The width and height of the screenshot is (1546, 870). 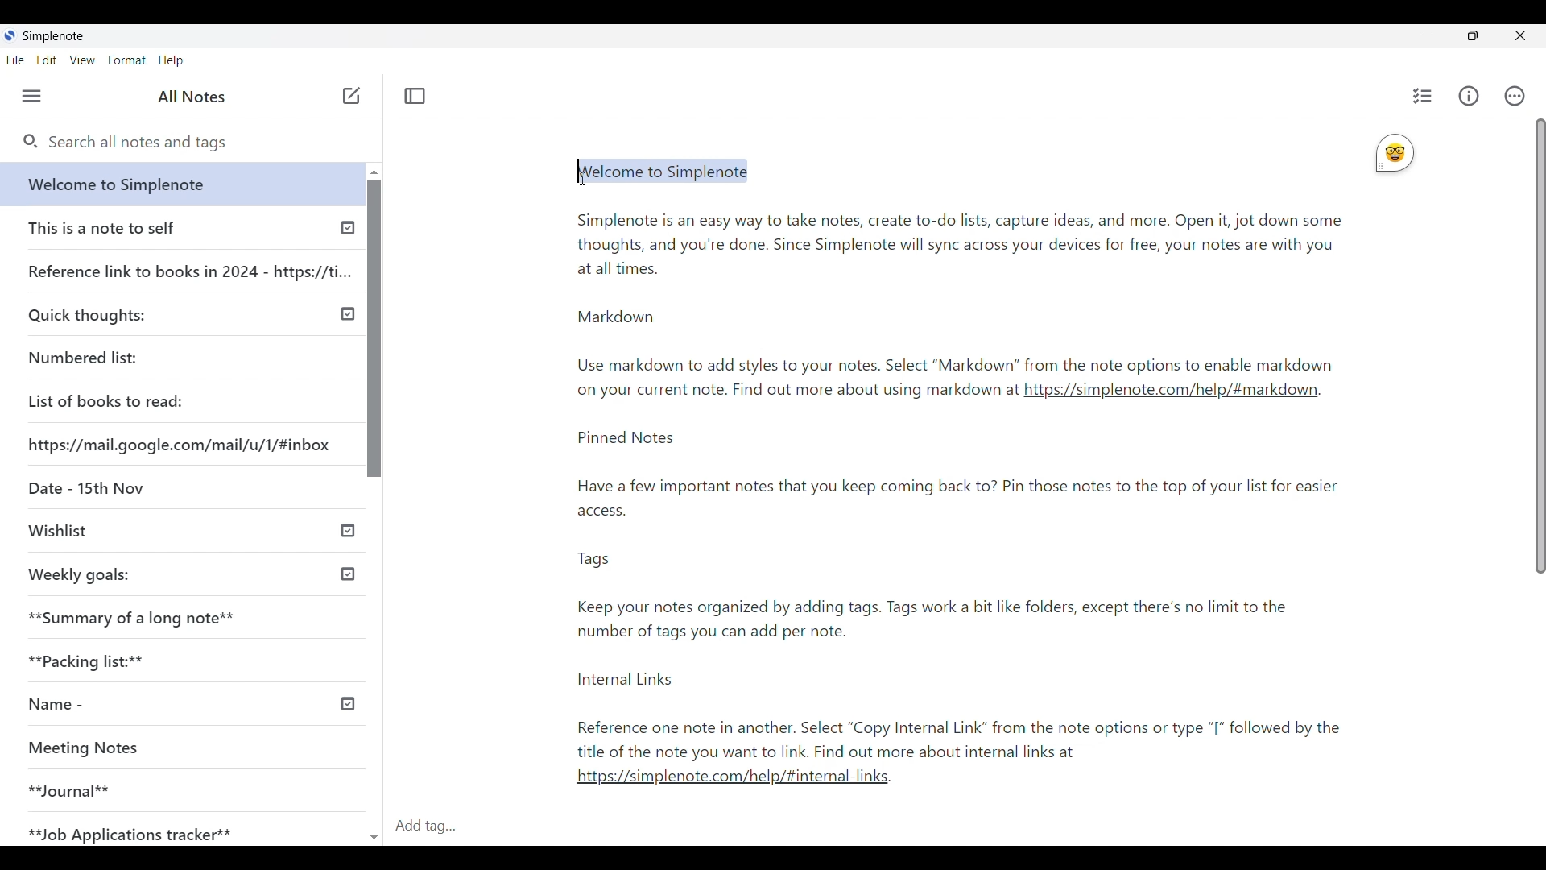 I want to click on Journal, so click(x=69, y=789).